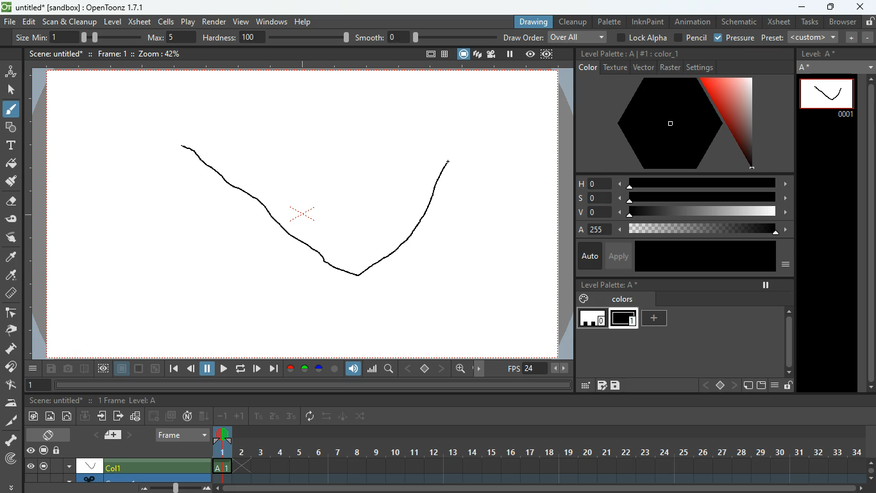 The image size is (876, 493). Describe the element at coordinates (12, 164) in the screenshot. I see `fill` at that location.